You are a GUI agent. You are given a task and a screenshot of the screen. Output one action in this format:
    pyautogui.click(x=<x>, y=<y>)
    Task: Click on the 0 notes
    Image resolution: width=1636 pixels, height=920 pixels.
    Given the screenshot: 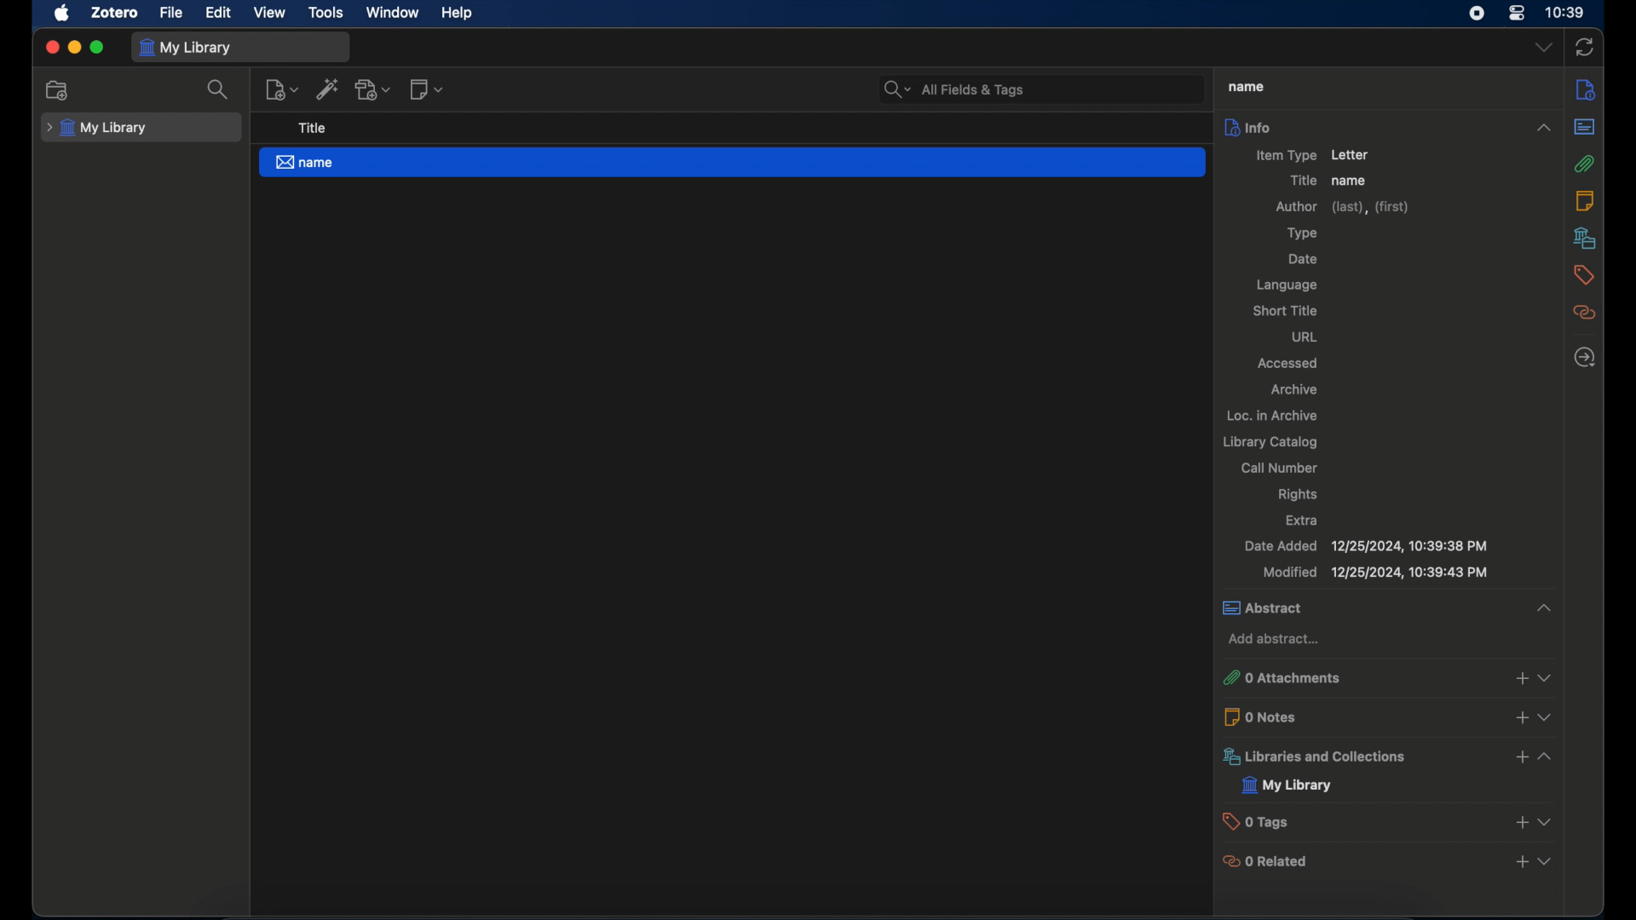 What is the action you would take?
    pyautogui.click(x=1268, y=717)
    